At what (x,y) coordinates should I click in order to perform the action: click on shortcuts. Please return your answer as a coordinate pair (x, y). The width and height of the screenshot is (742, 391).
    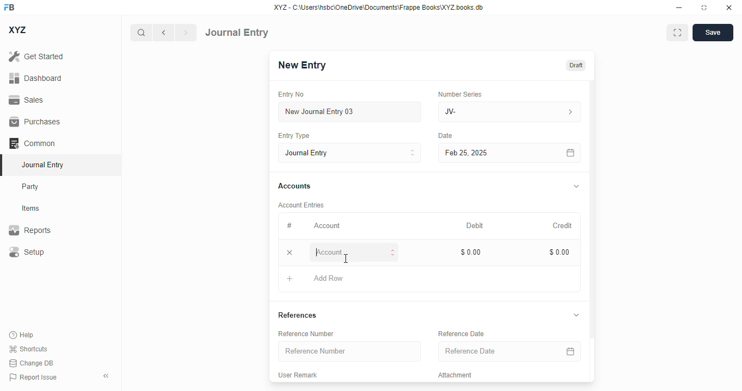
    Looking at the image, I should click on (28, 349).